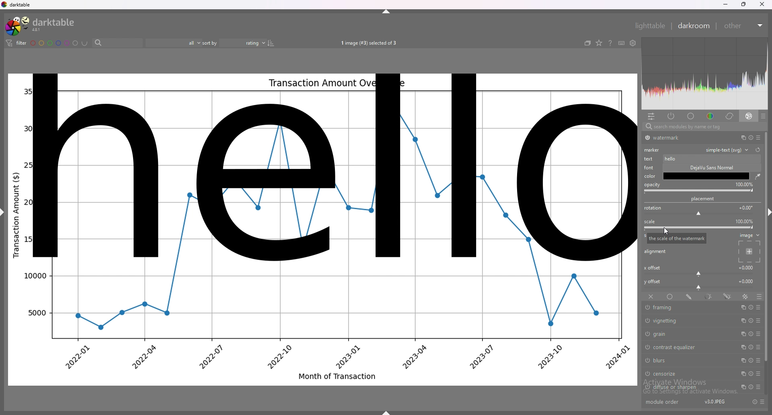 The height and width of the screenshot is (415, 772). Describe the element at coordinates (751, 307) in the screenshot. I see `reset` at that location.